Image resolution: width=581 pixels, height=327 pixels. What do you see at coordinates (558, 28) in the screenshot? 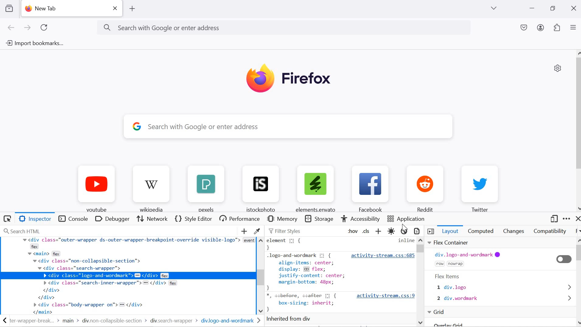
I see `extensions` at bounding box center [558, 28].